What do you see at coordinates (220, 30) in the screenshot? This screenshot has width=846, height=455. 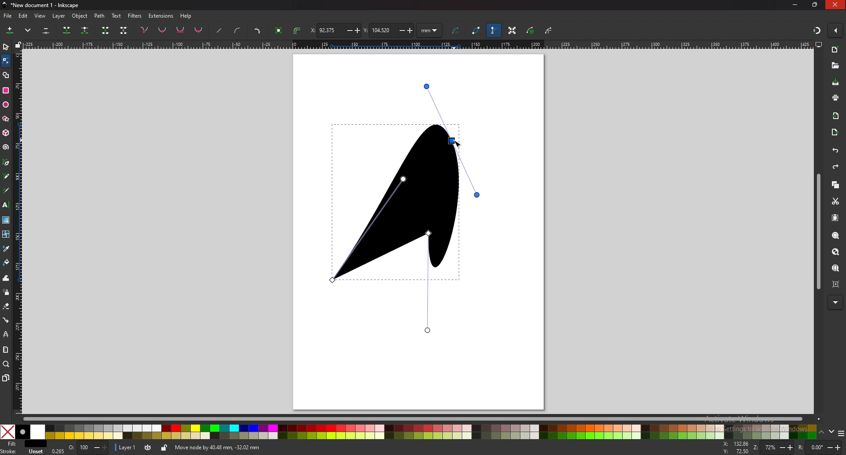 I see `straighten lines` at bounding box center [220, 30].